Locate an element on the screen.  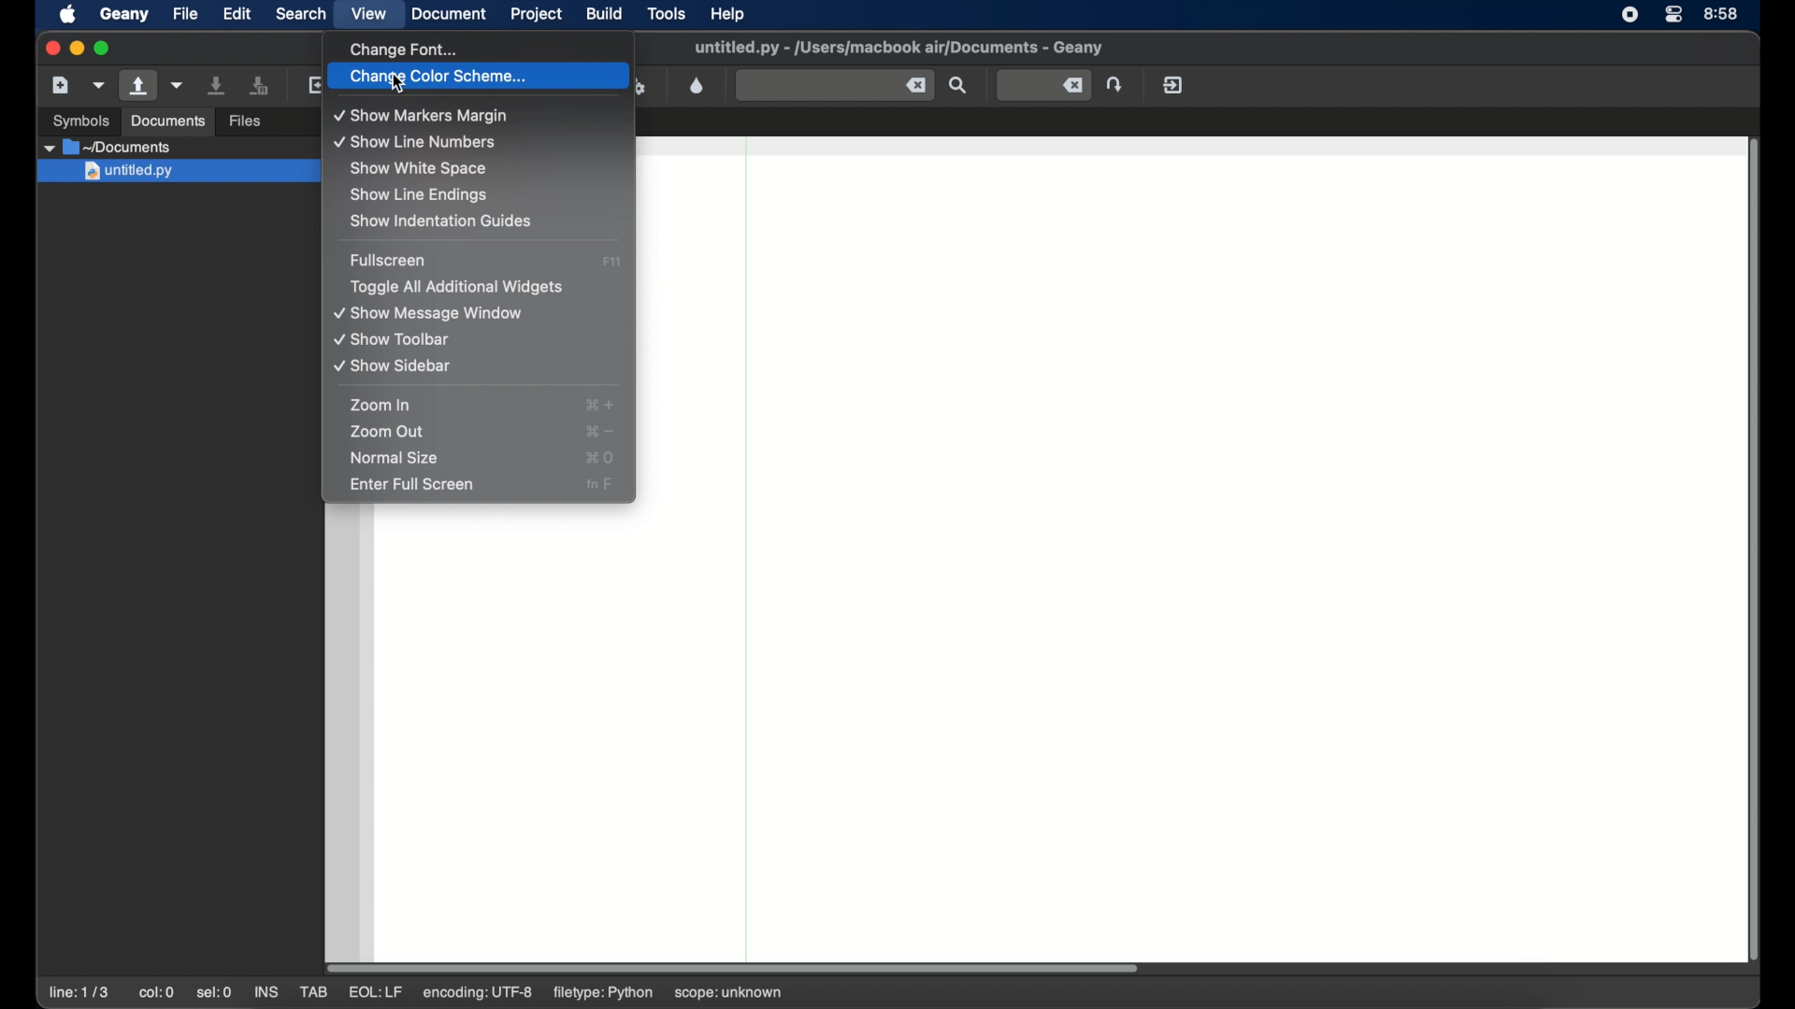
full screen shortcut is located at coordinates (602, 484).